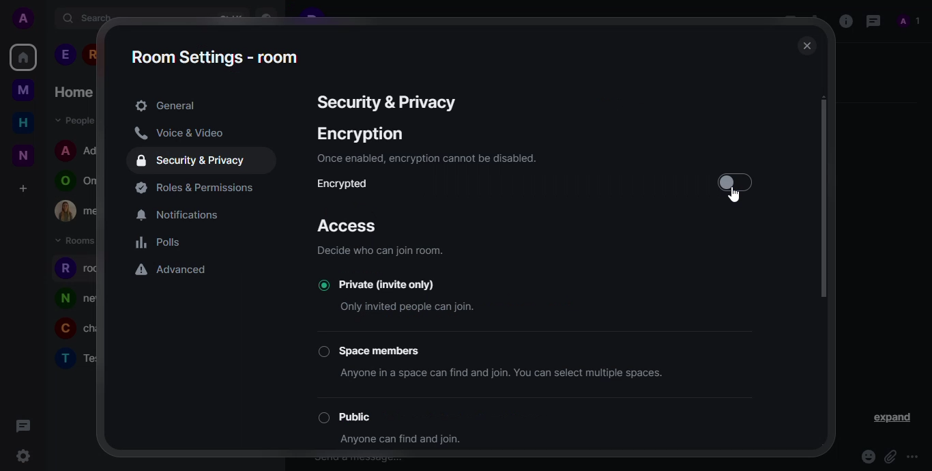 This screenshot has width=932, height=471. Describe the element at coordinates (364, 416) in the screenshot. I see `public` at that location.